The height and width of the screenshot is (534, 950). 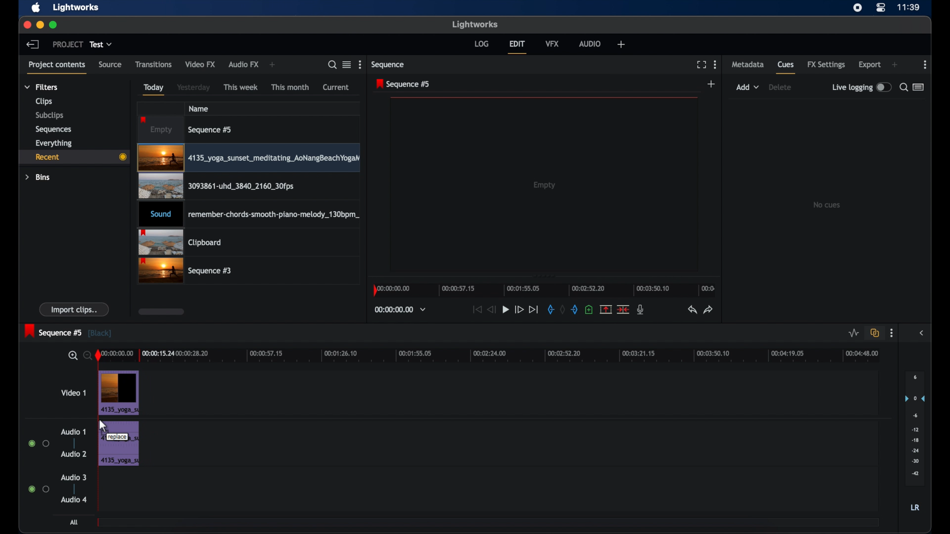 I want to click on video clip, so click(x=249, y=158).